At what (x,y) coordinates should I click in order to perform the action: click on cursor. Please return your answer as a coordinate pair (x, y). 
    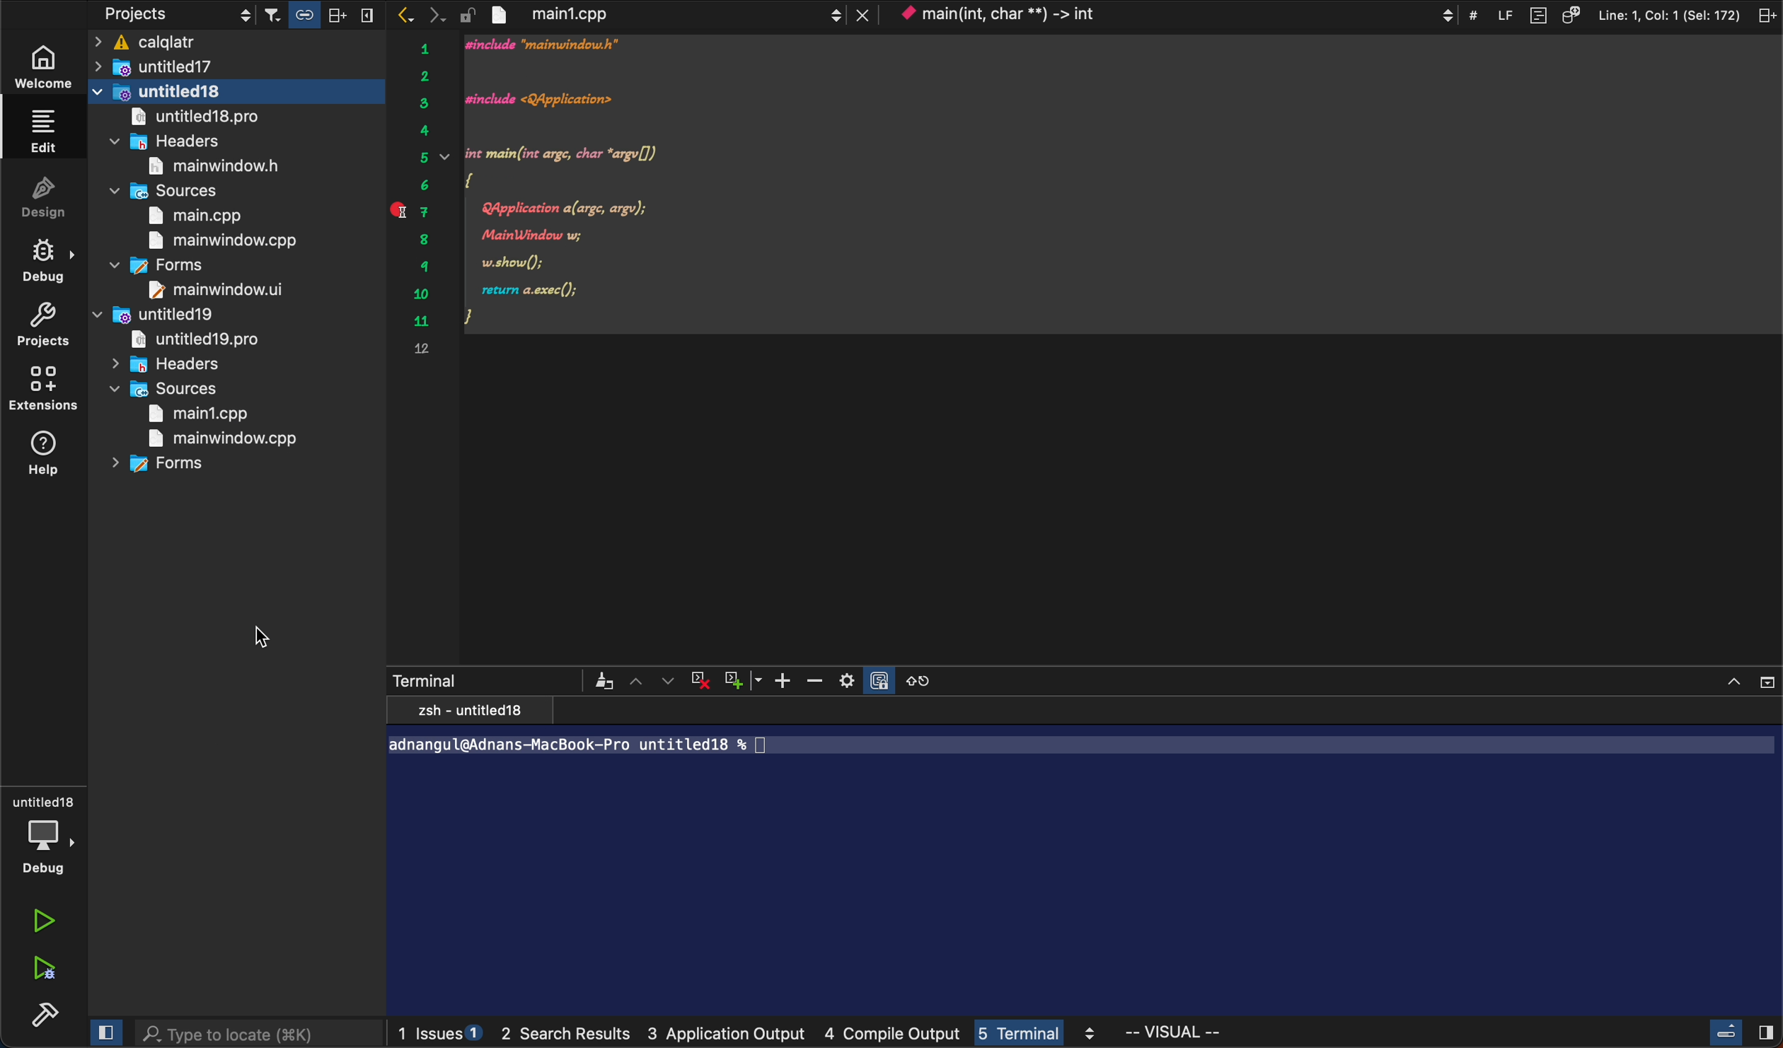
    Looking at the image, I should click on (263, 636).